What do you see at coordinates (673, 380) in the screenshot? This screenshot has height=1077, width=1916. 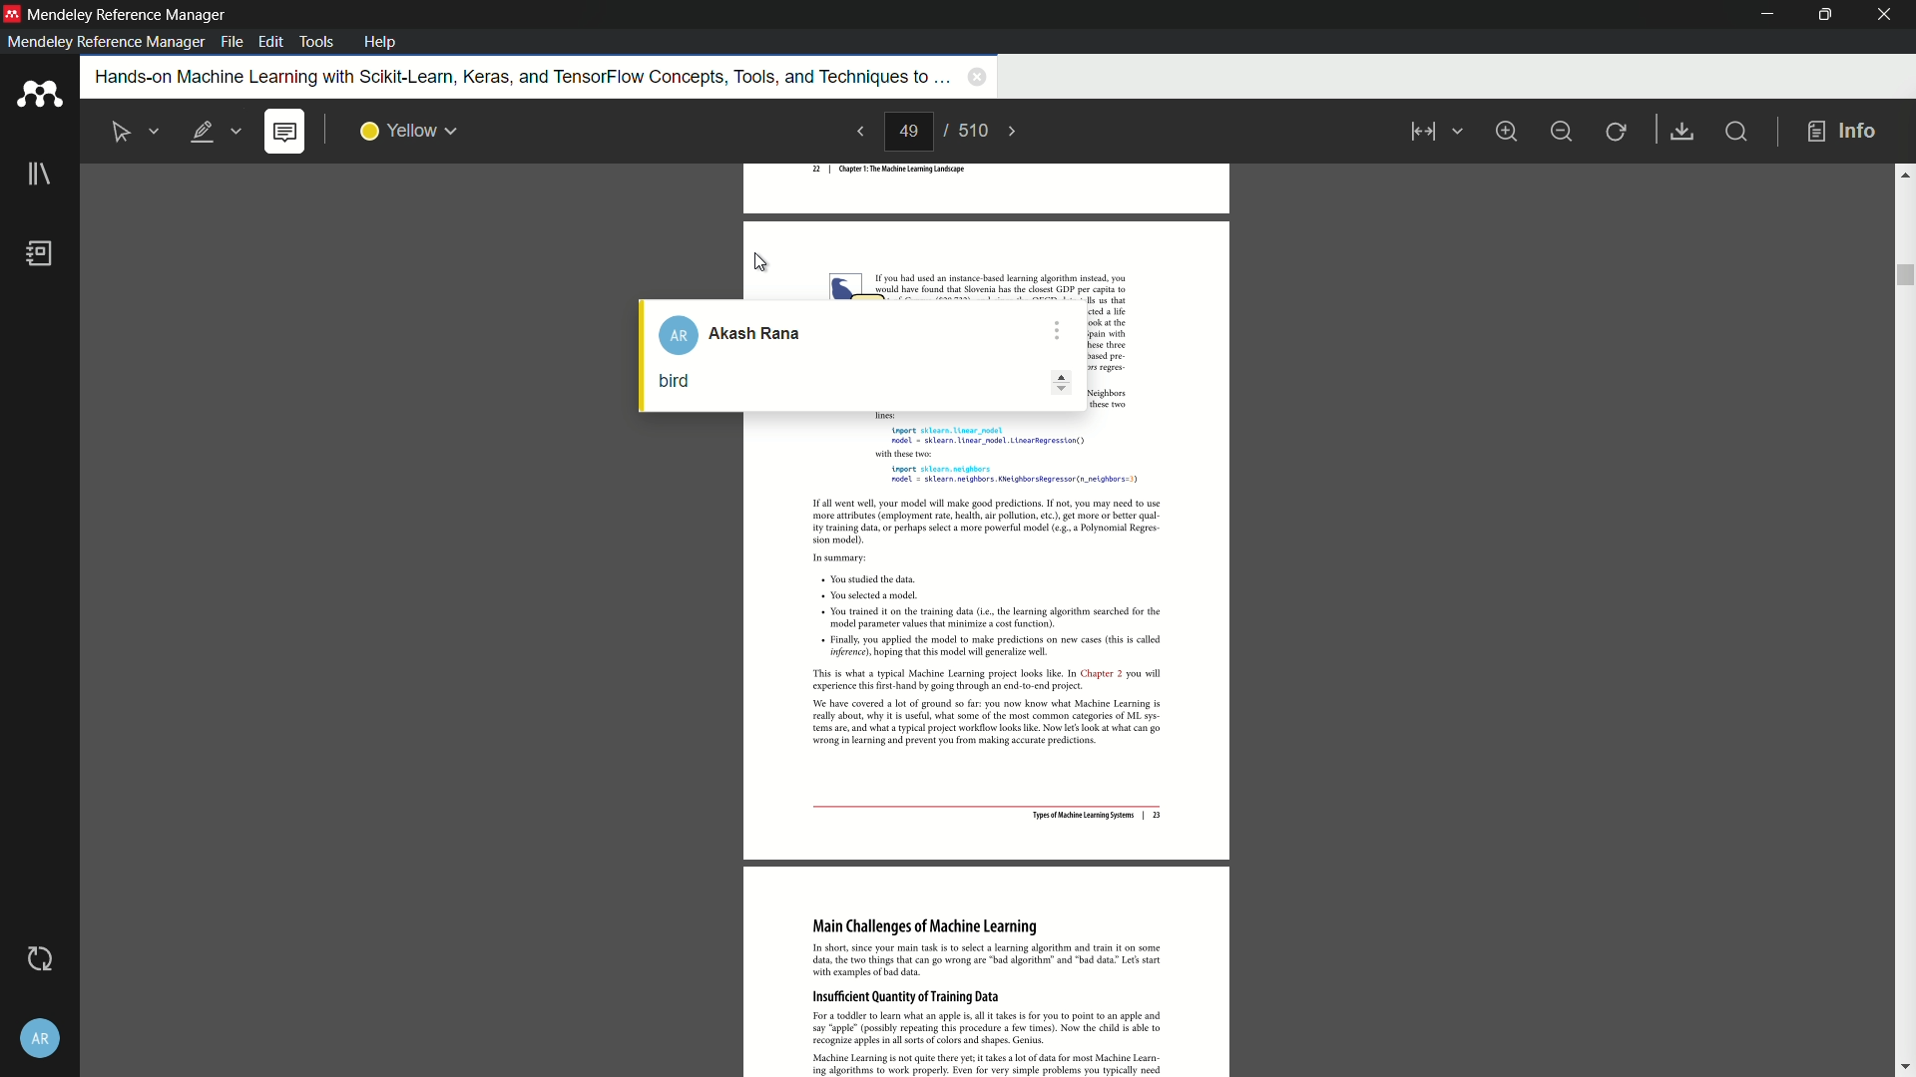 I see `bird` at bounding box center [673, 380].